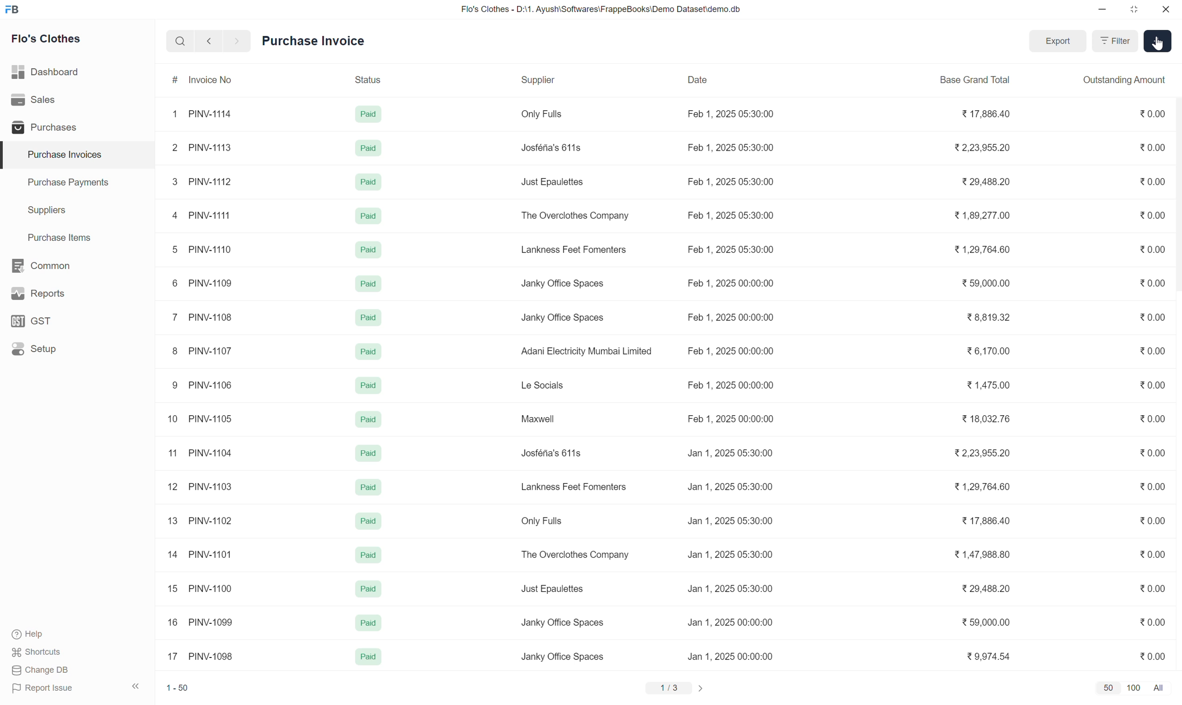 This screenshot has width=1182, height=705. Describe the element at coordinates (1134, 688) in the screenshot. I see `100` at that location.